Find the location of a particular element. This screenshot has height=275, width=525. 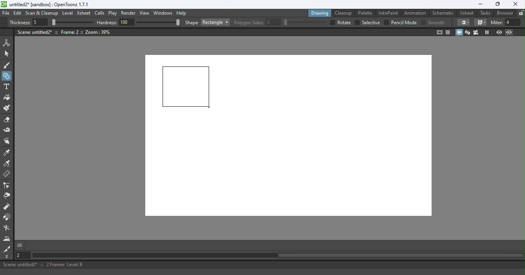

Play is located at coordinates (114, 13).